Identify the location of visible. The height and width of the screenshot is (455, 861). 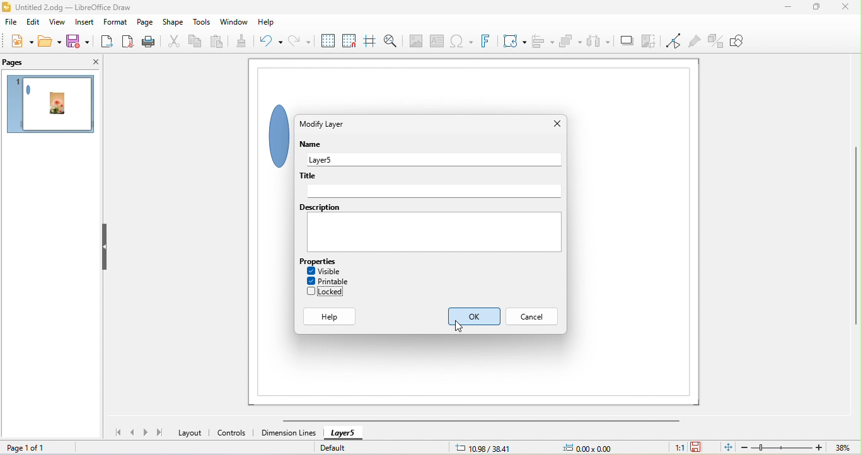
(324, 271).